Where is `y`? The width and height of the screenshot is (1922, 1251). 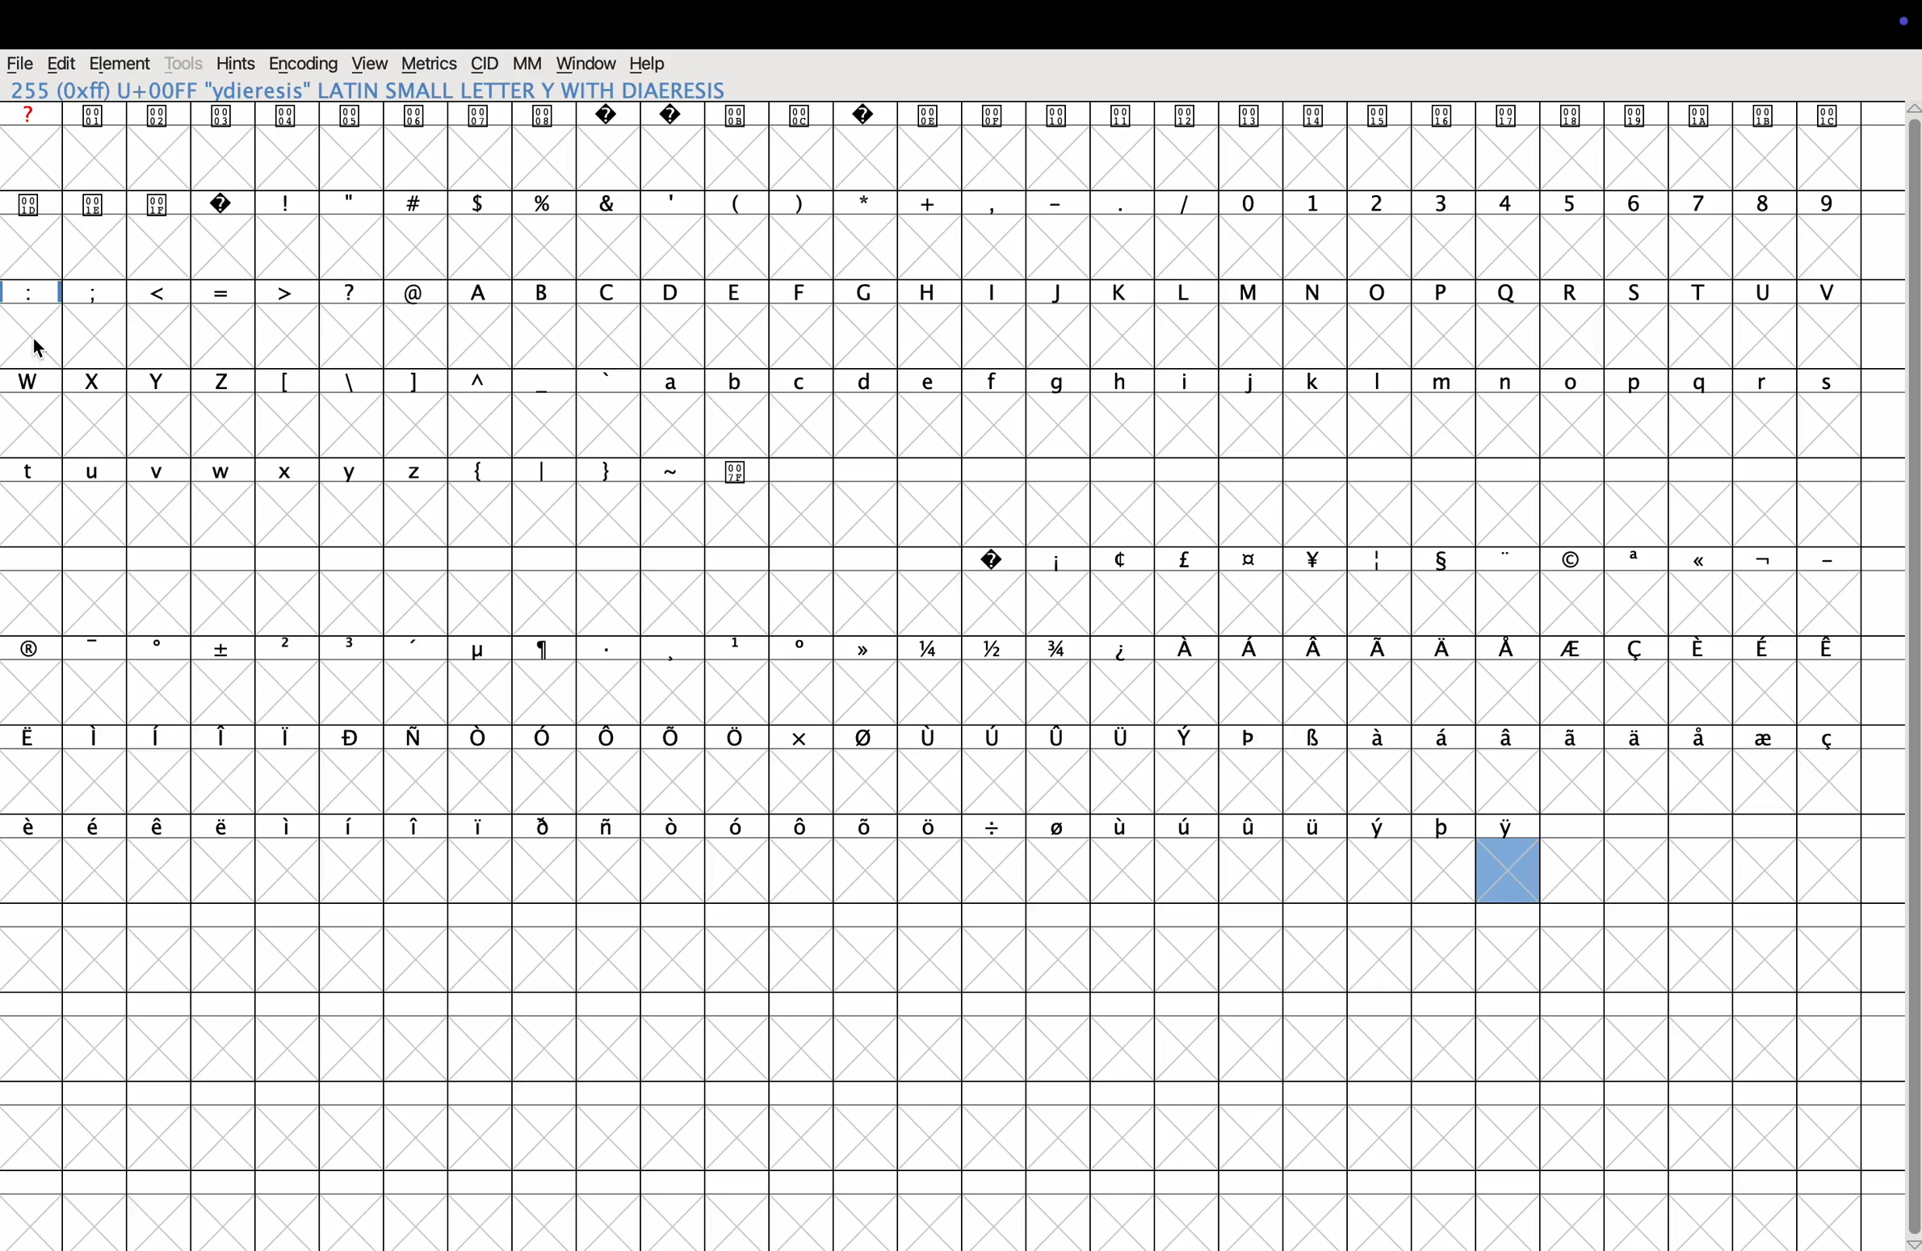
y is located at coordinates (351, 497).